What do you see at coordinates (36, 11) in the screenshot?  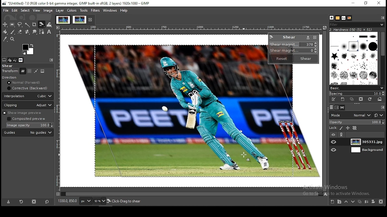 I see `view` at bounding box center [36, 11].